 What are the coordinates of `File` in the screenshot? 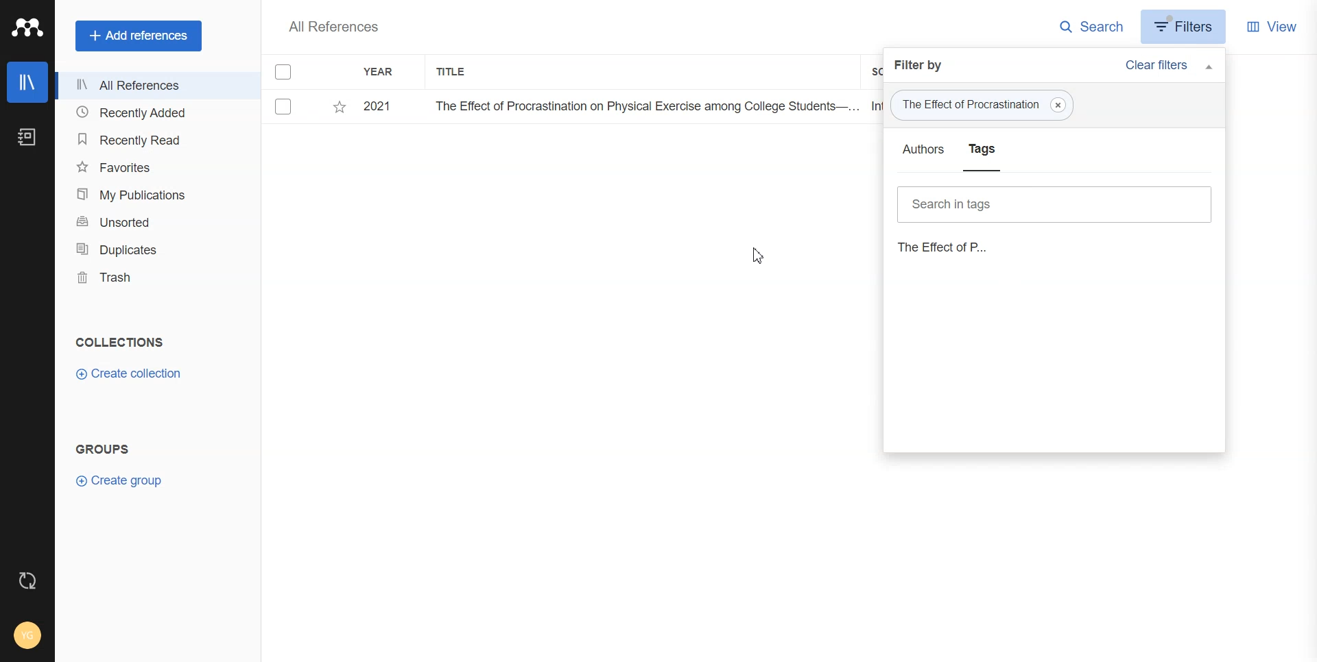 It's located at (574, 107).